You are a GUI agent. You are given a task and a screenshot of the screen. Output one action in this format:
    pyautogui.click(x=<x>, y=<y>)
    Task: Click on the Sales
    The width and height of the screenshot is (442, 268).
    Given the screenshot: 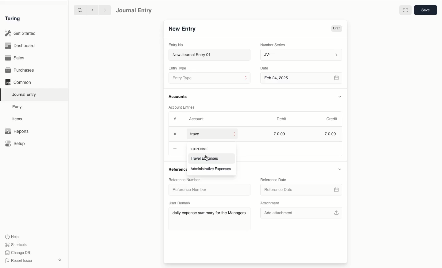 What is the action you would take?
    pyautogui.click(x=16, y=58)
    